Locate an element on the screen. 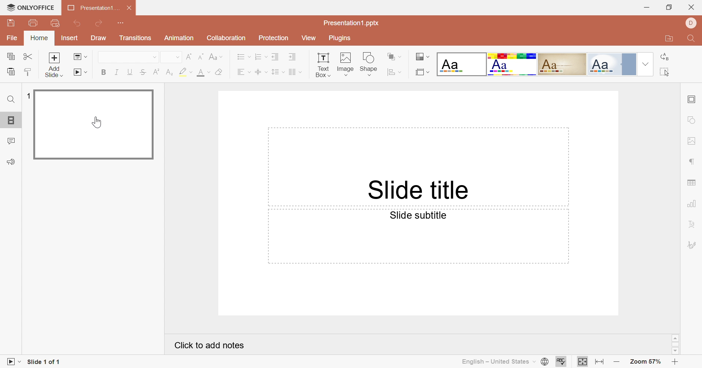 The height and width of the screenshot is (368, 702). Close is located at coordinates (128, 7).